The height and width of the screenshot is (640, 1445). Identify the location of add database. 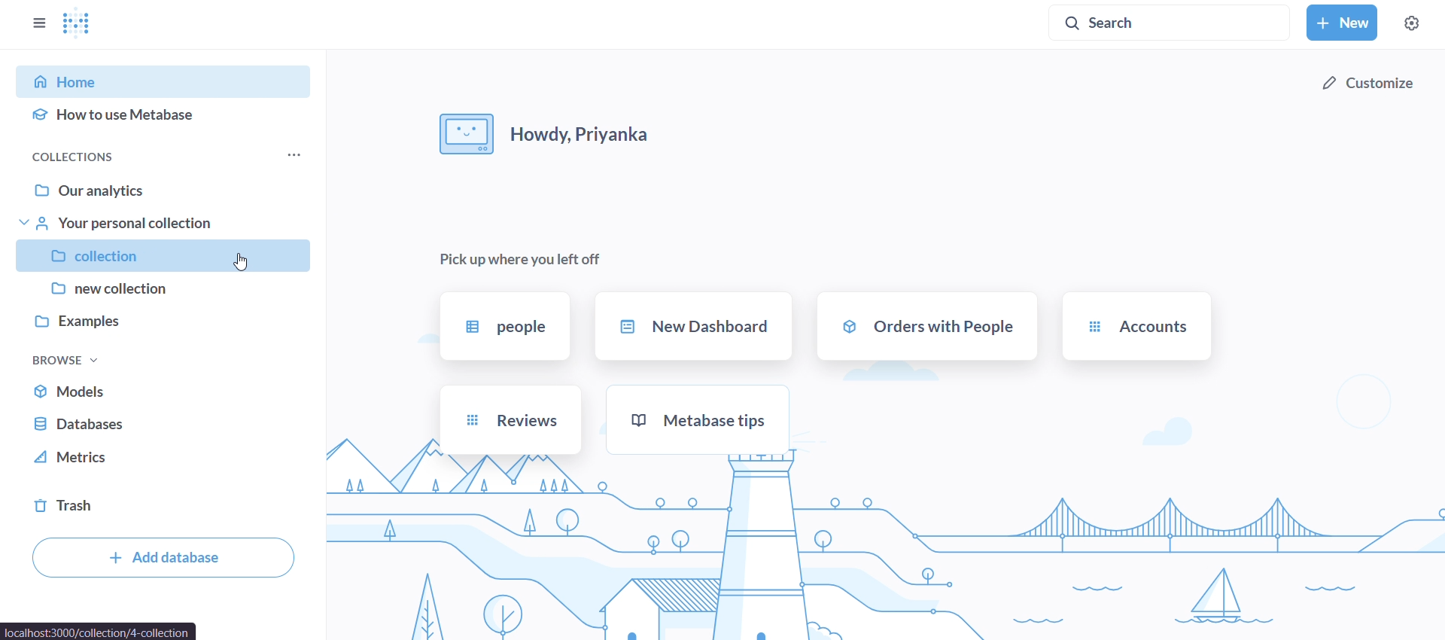
(161, 559).